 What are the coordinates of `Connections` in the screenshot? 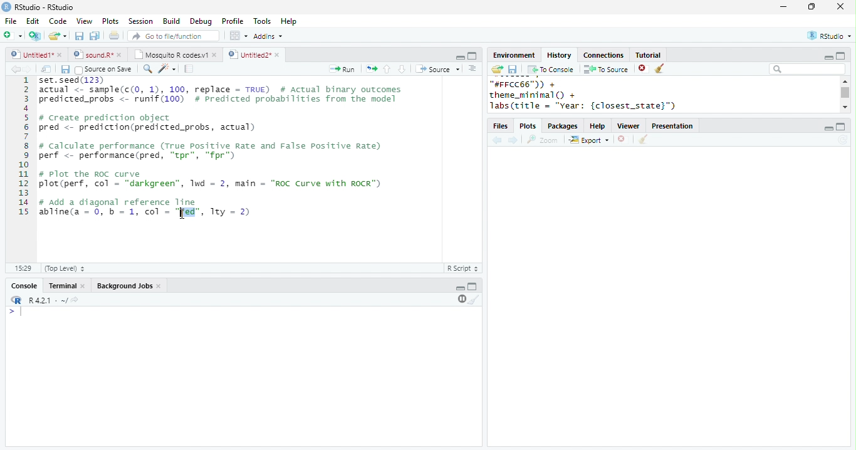 It's located at (603, 55).